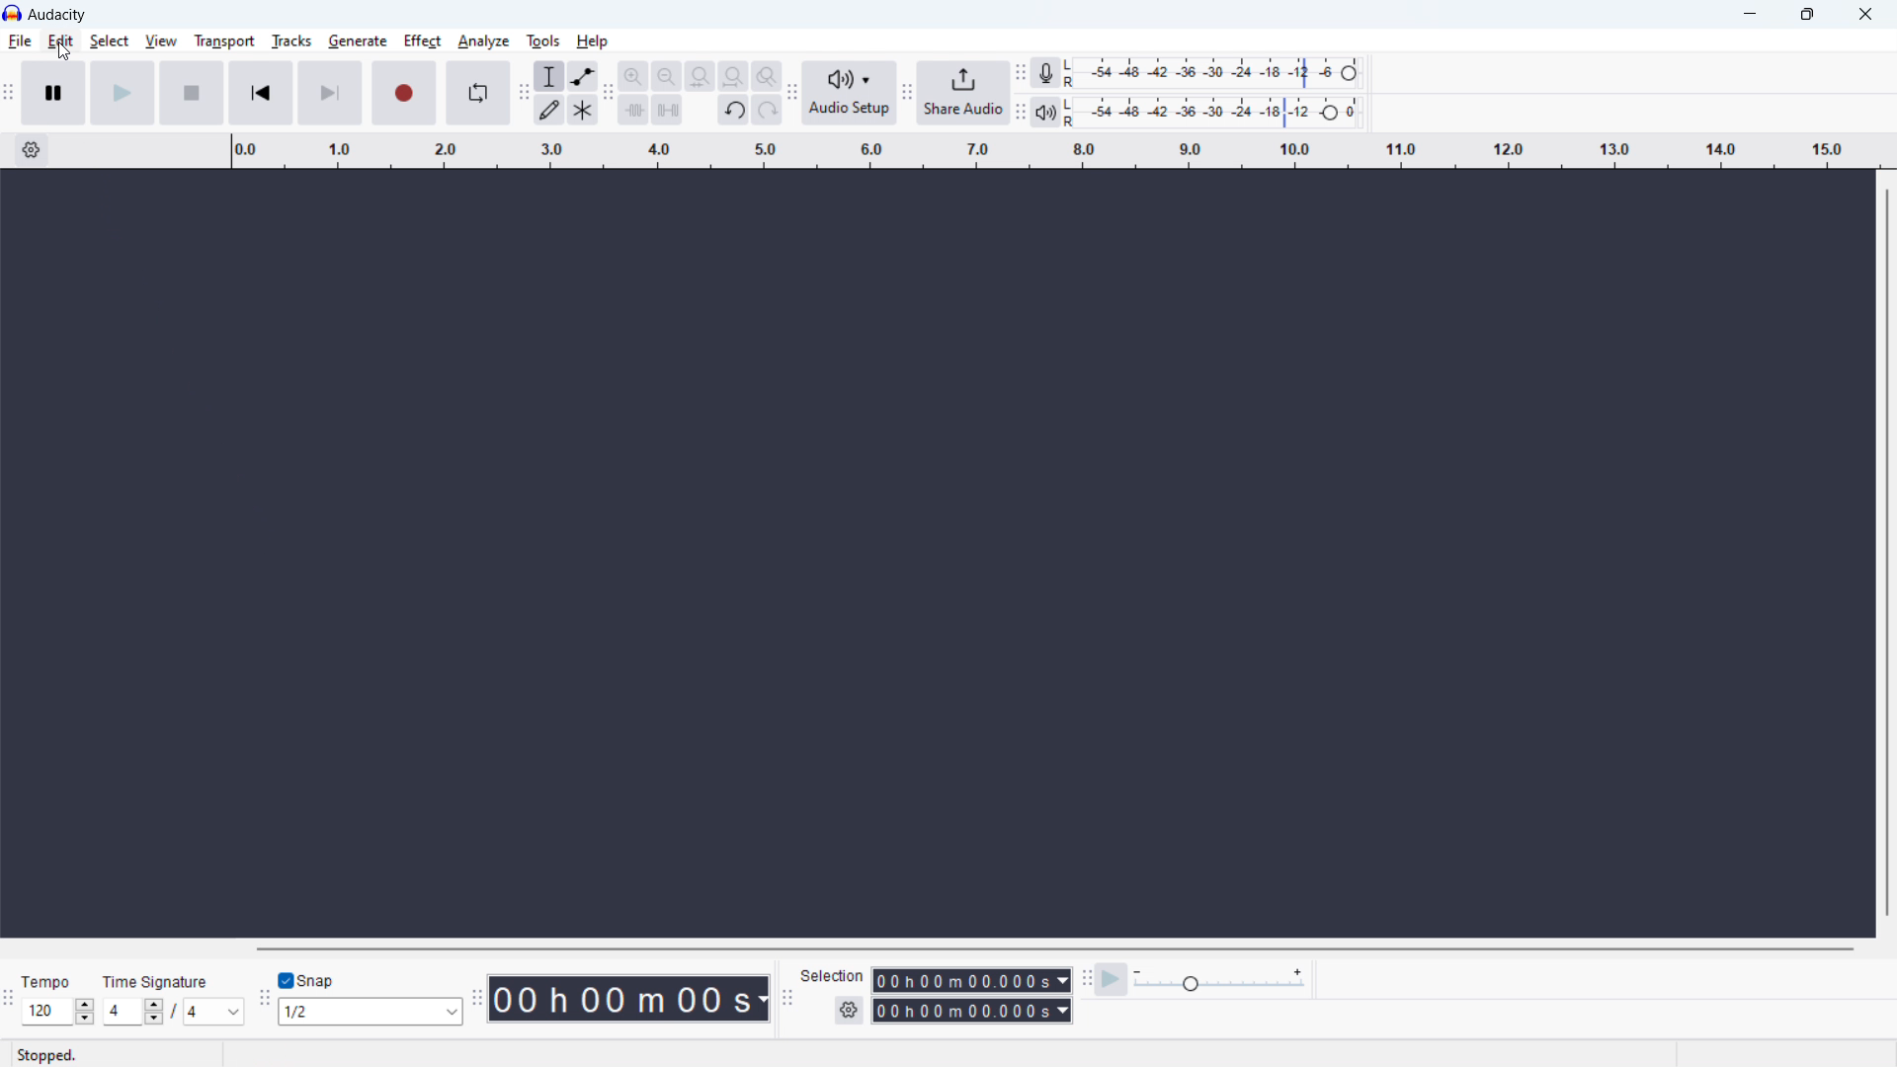  Describe the element at coordinates (7, 1000) in the screenshot. I see `Enables movement of time signature toolbar` at that location.